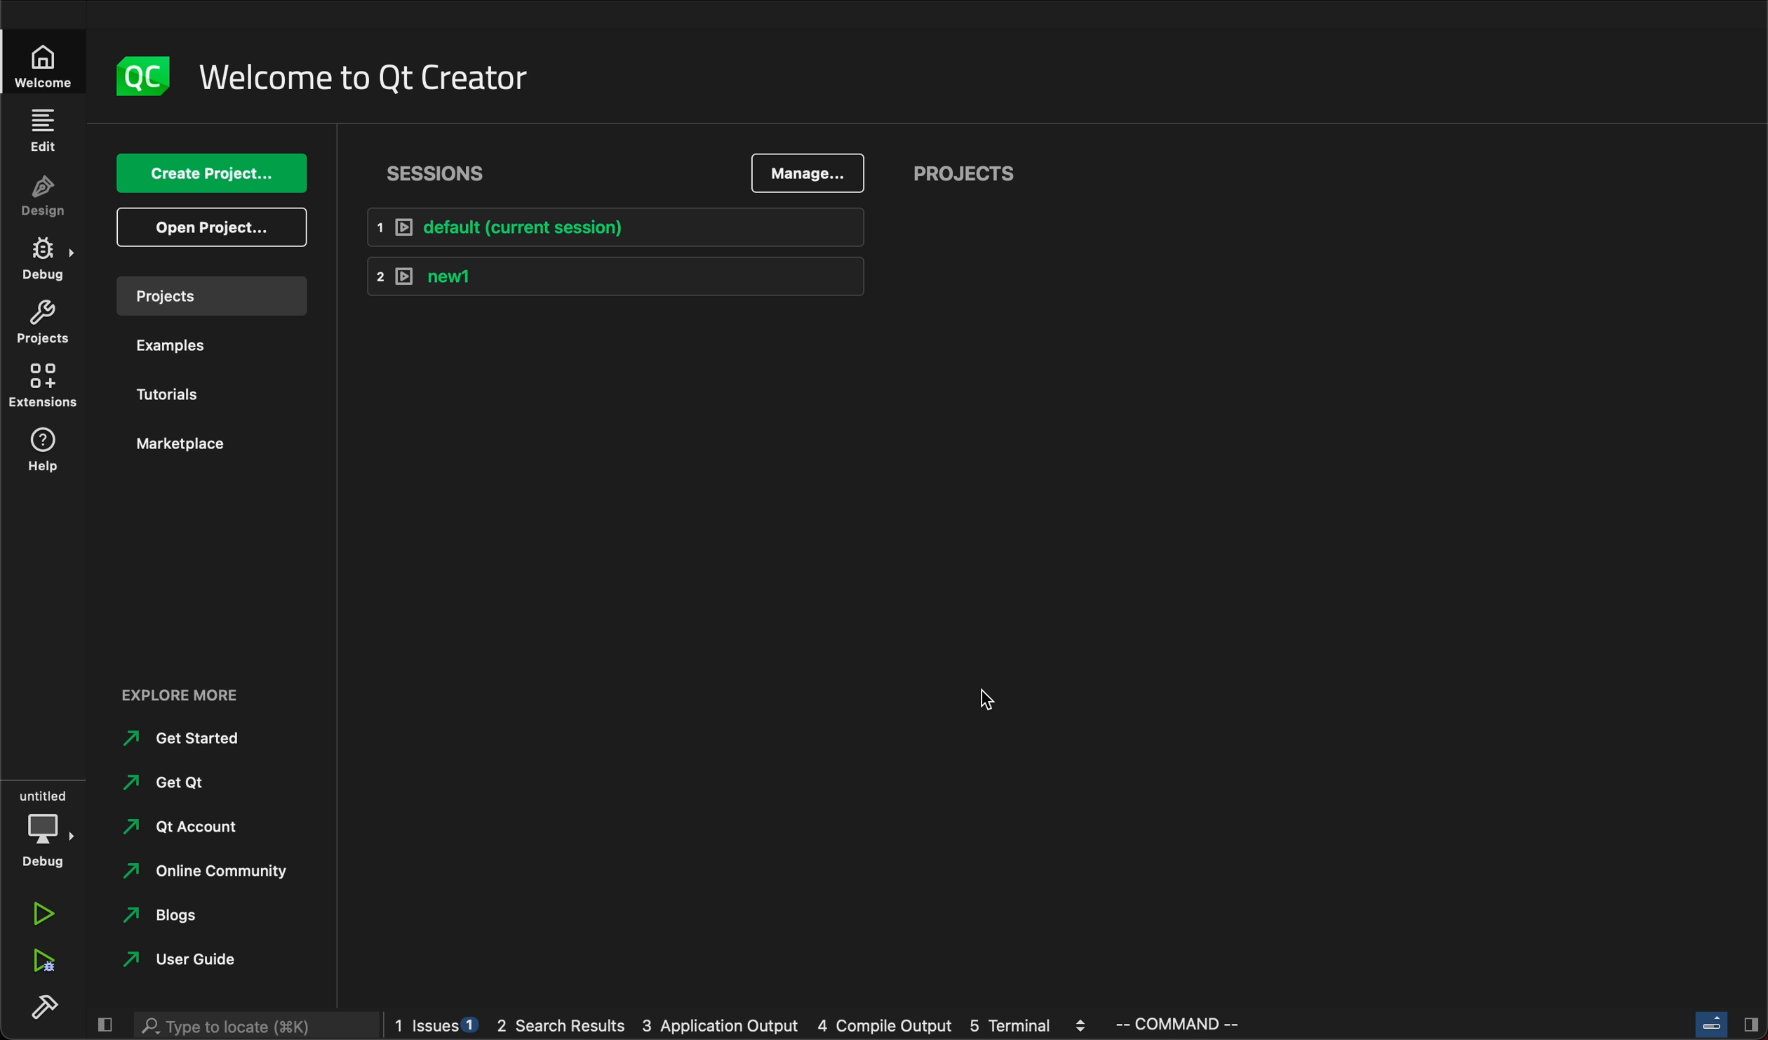 The width and height of the screenshot is (1768, 1040). What do you see at coordinates (45, 69) in the screenshot?
I see `WELCOME` at bounding box center [45, 69].